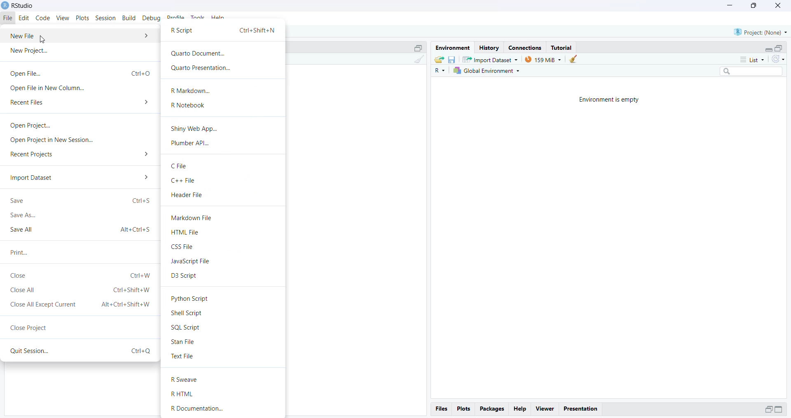  I want to click on Recent Projects >, so click(80, 155).